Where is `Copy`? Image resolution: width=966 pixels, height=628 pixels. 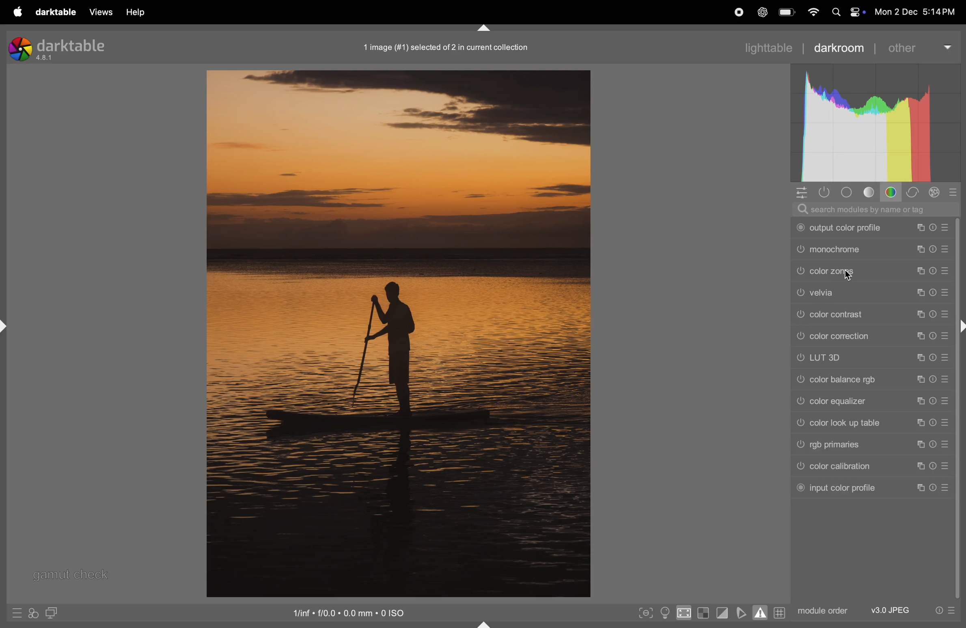
Copy is located at coordinates (920, 445).